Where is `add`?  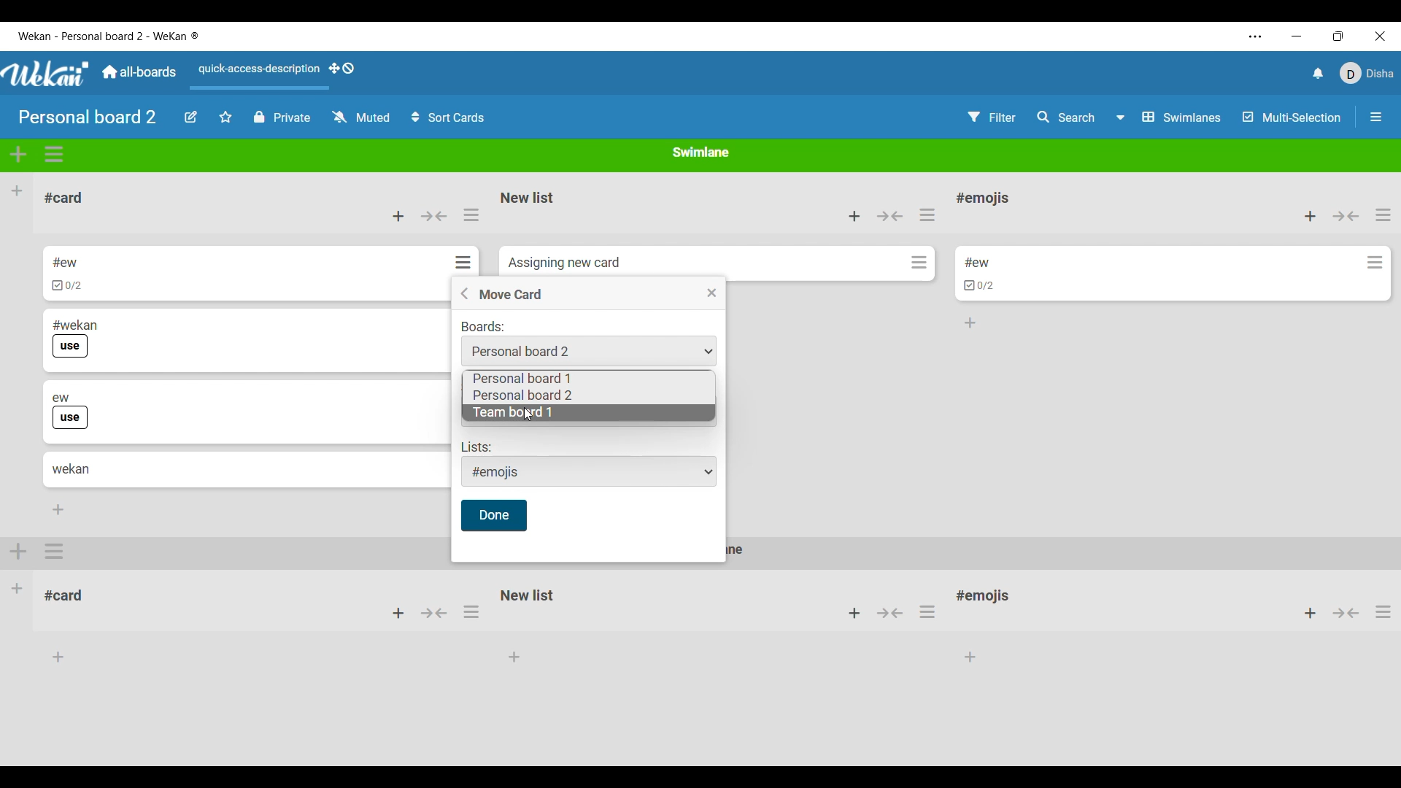 add is located at coordinates (398, 614).